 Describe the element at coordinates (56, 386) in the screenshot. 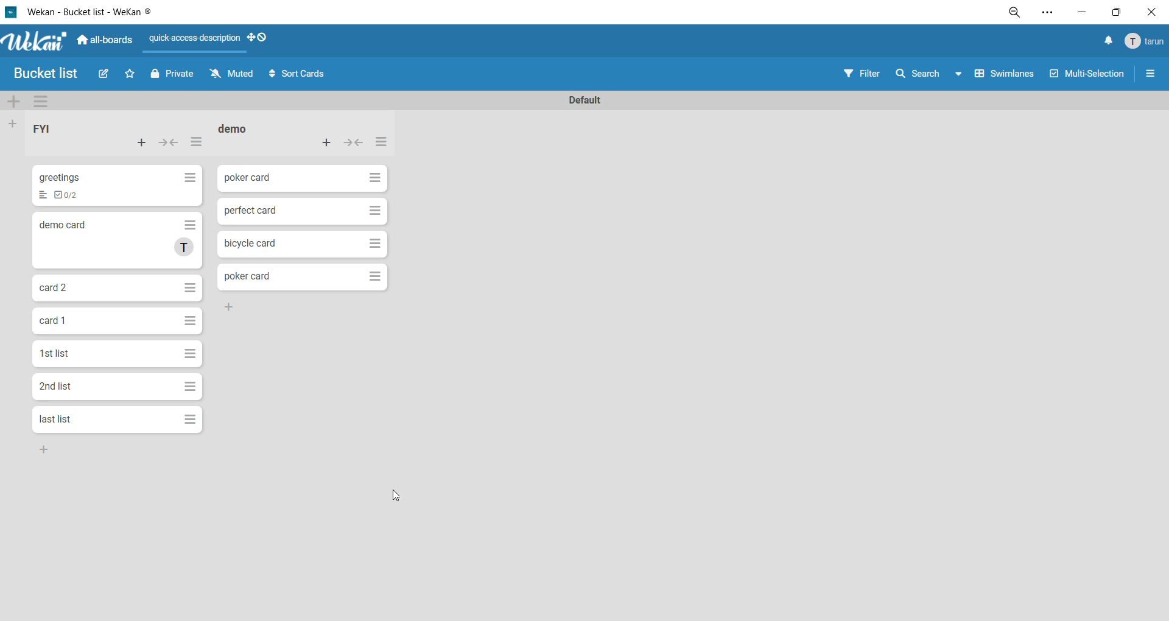

I see `2nd list` at that location.